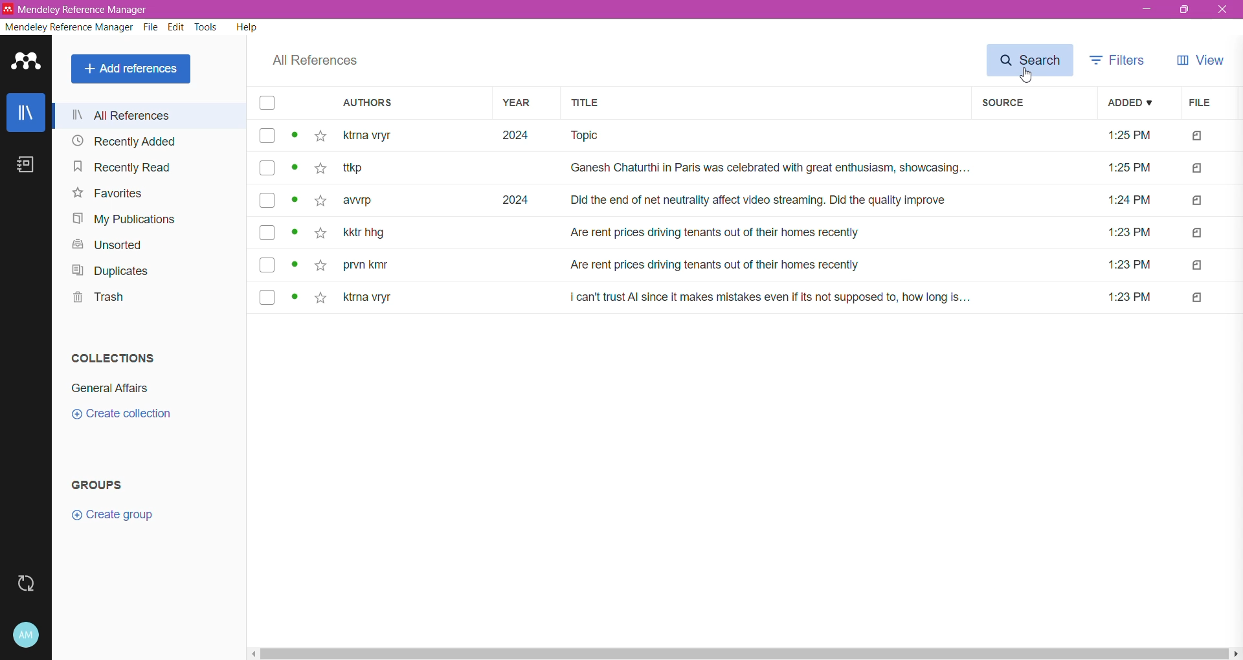  Describe the element at coordinates (265, 137) in the screenshot. I see `select file` at that location.